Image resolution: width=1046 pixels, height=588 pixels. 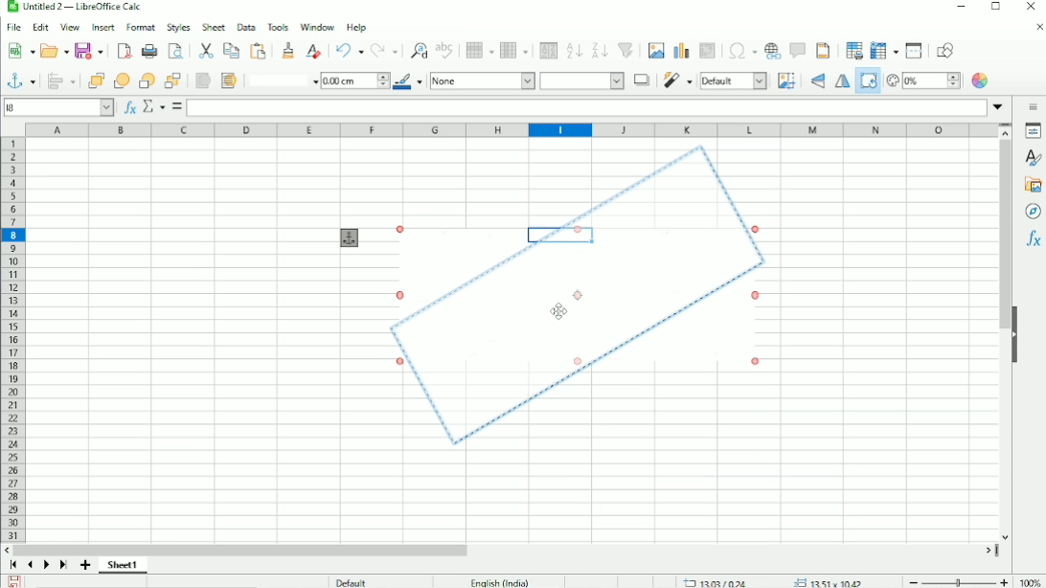 I want to click on Line color, so click(x=408, y=80).